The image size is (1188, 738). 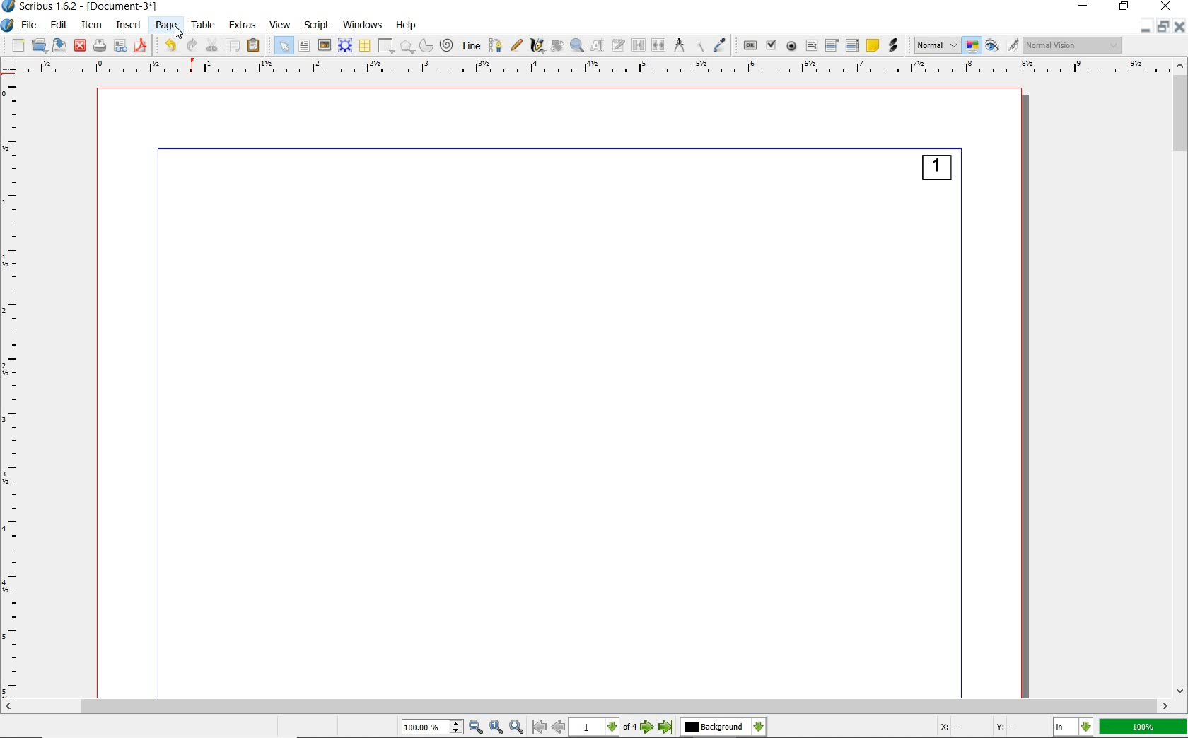 What do you see at coordinates (433, 727) in the screenshot?
I see `select current zoom level` at bounding box center [433, 727].